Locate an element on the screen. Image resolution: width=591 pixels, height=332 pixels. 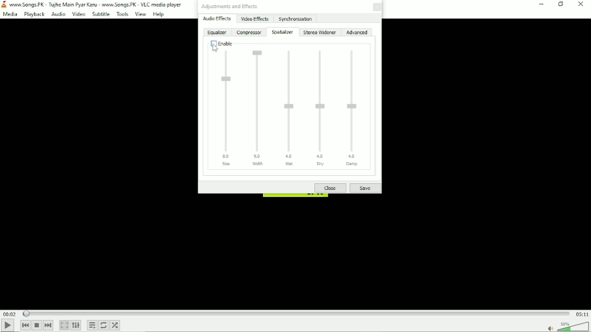
Media is located at coordinates (10, 15).